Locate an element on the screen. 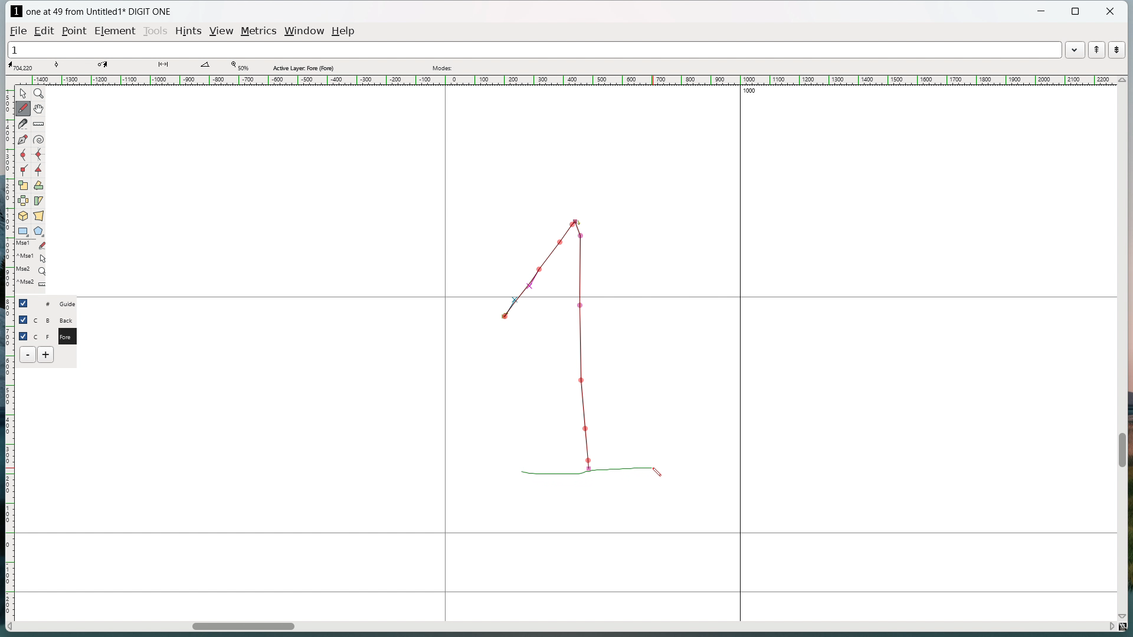 The image size is (1133, 637). pointer is located at coordinates (24, 93).